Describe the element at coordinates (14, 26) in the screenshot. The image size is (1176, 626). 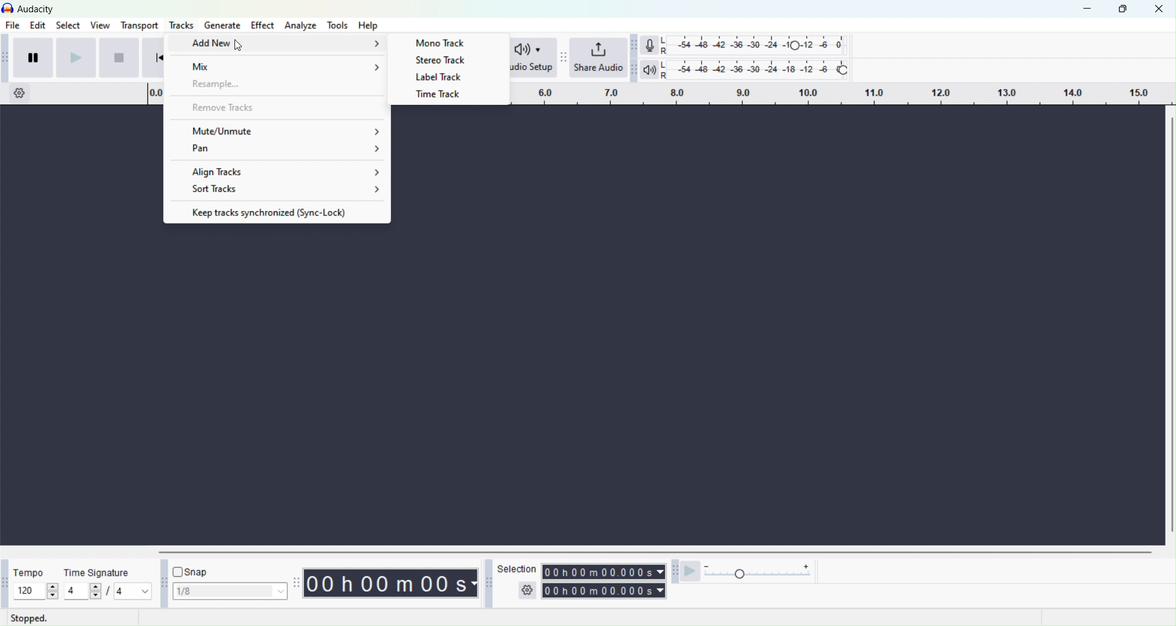
I see `File` at that location.